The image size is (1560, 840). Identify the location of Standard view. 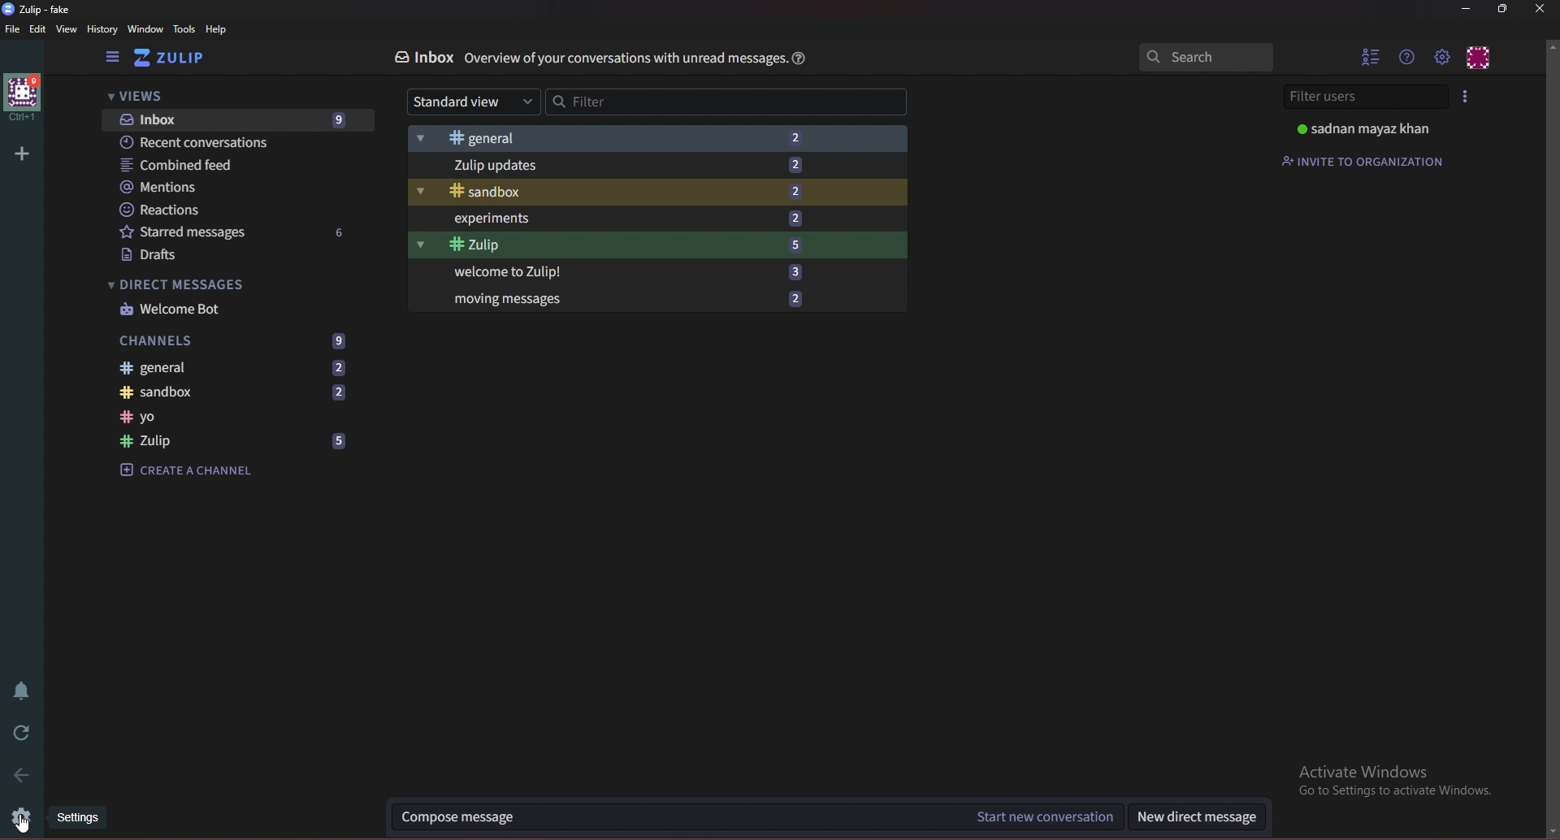
(474, 103).